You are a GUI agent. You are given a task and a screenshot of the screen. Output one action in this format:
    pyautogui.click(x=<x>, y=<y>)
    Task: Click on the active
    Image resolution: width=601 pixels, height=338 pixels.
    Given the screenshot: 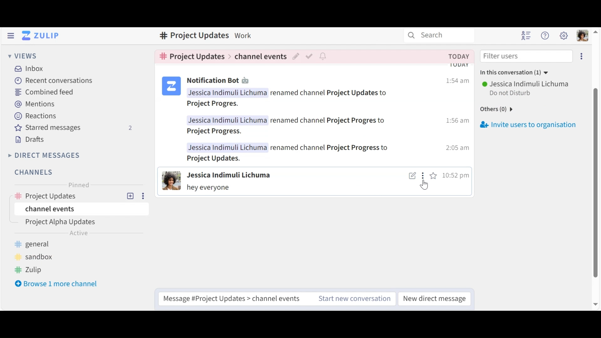 What is the action you would take?
    pyautogui.click(x=80, y=234)
    